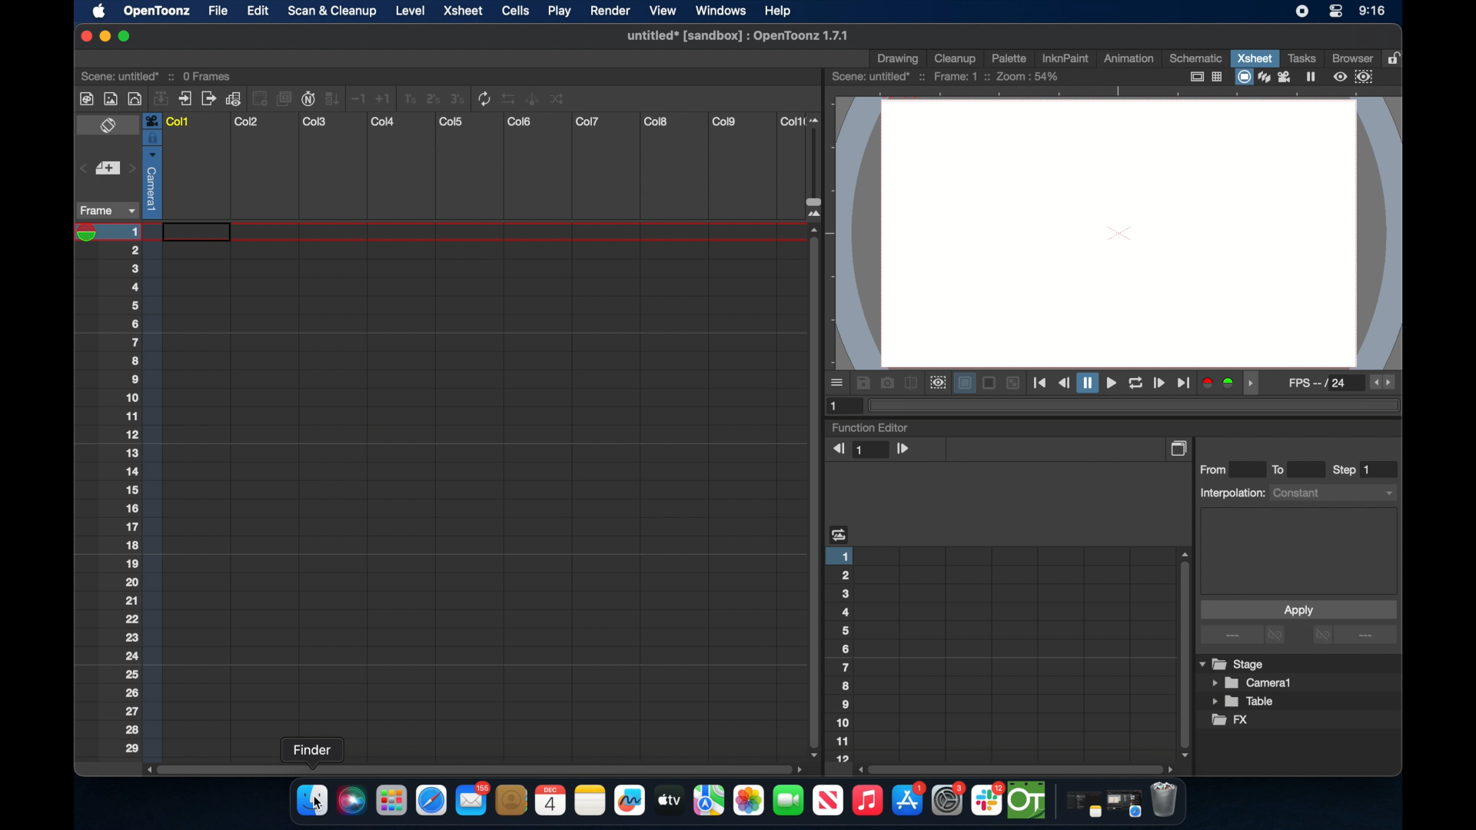 The height and width of the screenshot is (830, 1476). What do you see at coordinates (1129, 59) in the screenshot?
I see `animation` at bounding box center [1129, 59].